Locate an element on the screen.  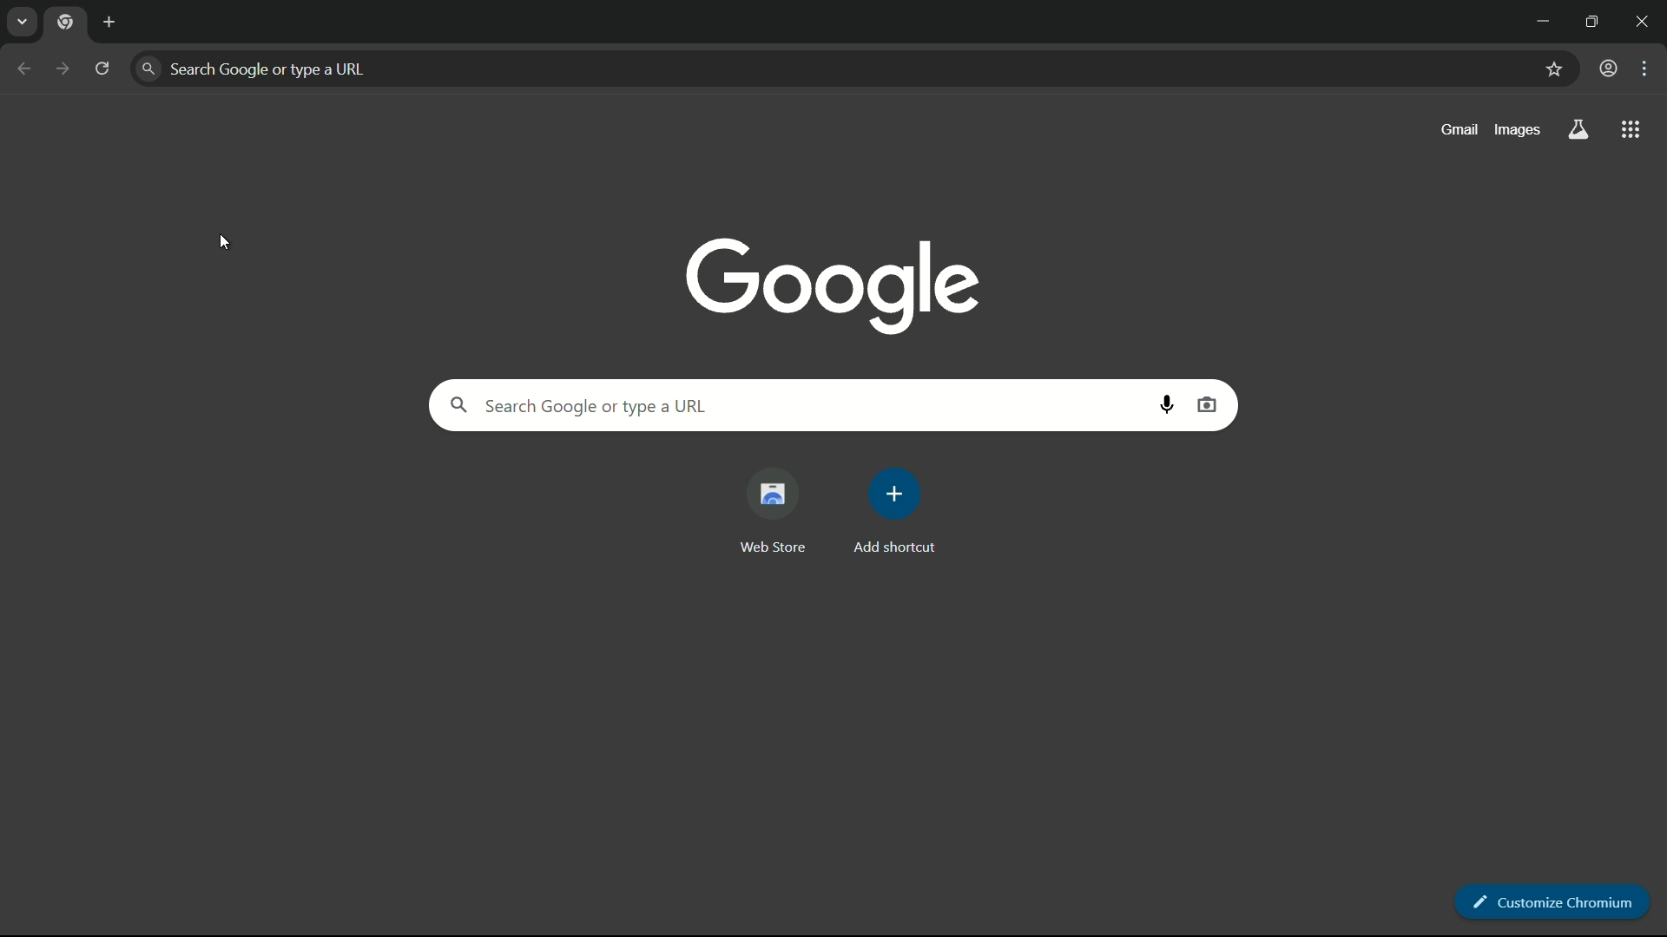
search by voice is located at coordinates (1171, 407).